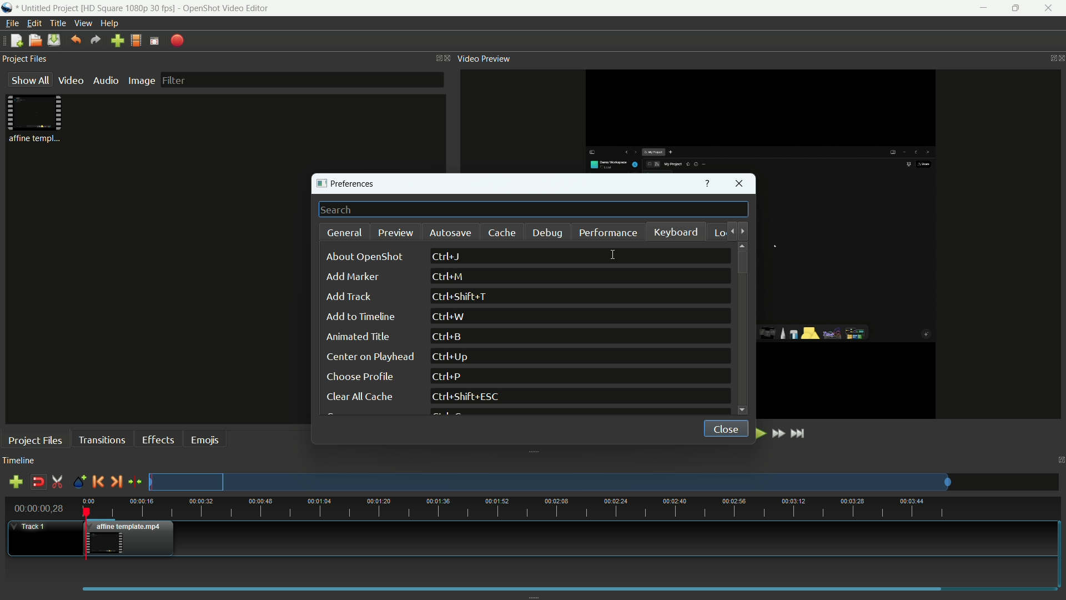 This screenshot has height=600, width=1066. What do you see at coordinates (345, 233) in the screenshot?
I see `general` at bounding box center [345, 233].